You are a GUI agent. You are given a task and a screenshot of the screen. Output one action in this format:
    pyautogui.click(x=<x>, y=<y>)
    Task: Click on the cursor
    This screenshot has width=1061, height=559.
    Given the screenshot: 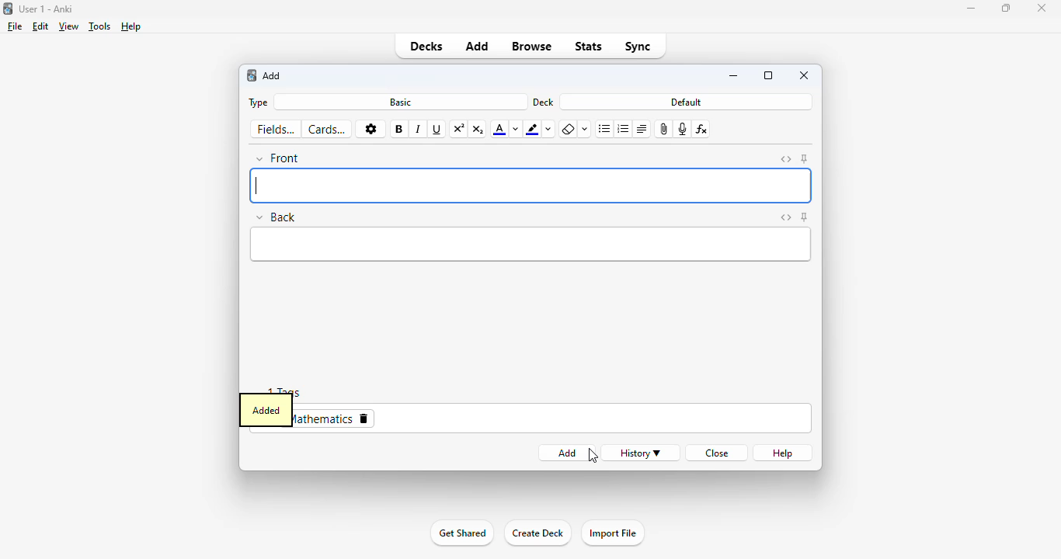 What is the action you would take?
    pyautogui.click(x=593, y=456)
    